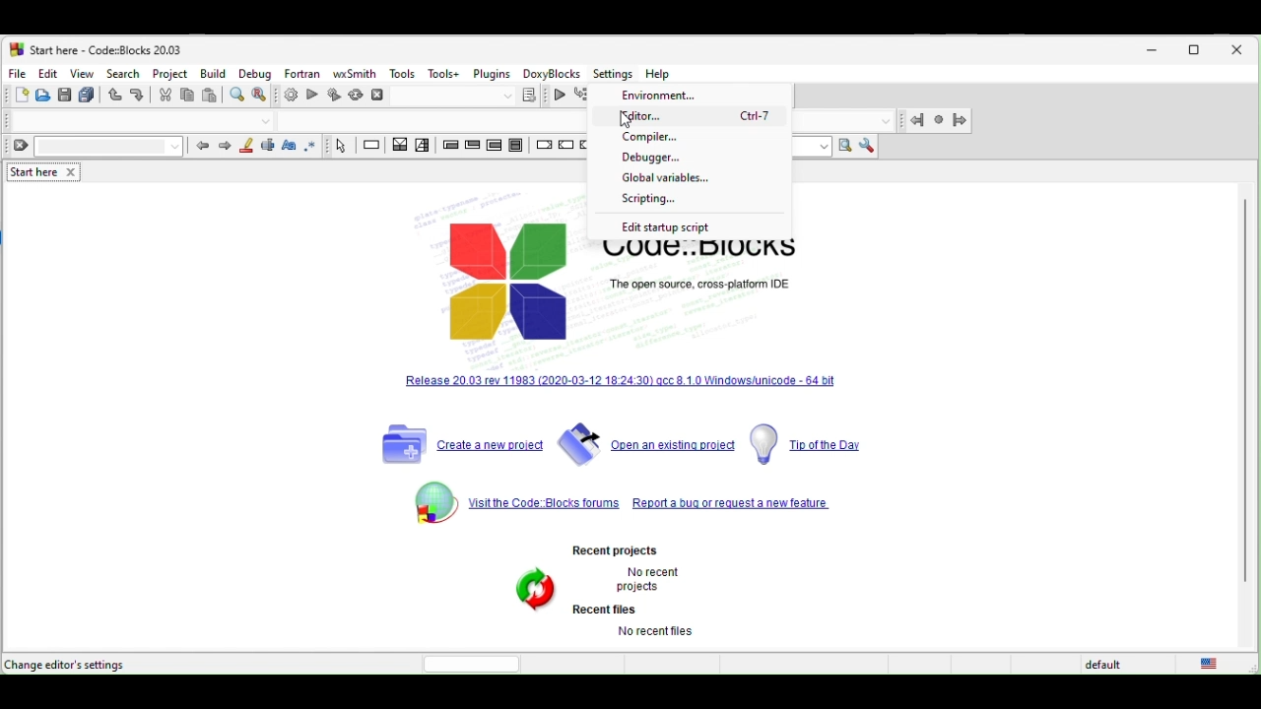 The image size is (1261, 709). Describe the element at coordinates (672, 178) in the screenshot. I see `global variables` at that location.